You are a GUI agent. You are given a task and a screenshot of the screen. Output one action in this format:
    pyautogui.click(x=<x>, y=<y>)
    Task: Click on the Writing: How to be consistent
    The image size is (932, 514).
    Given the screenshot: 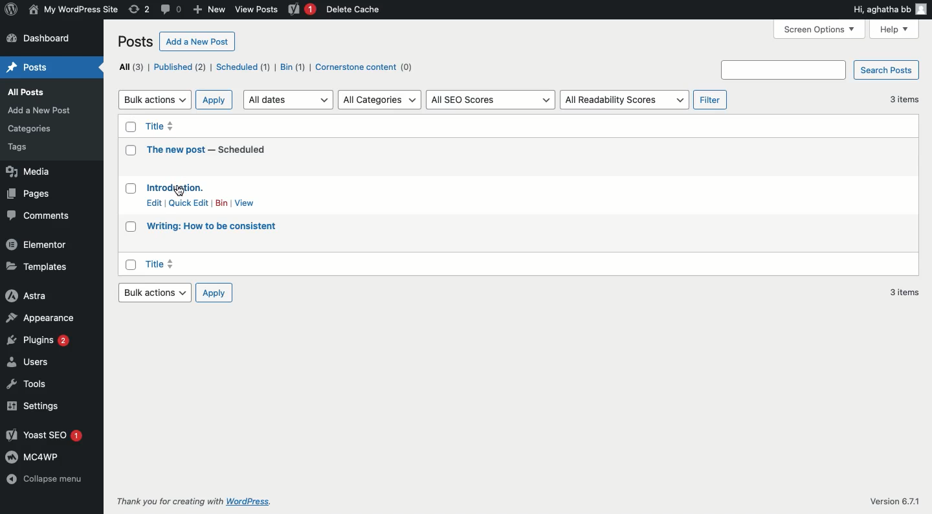 What is the action you would take?
    pyautogui.click(x=212, y=225)
    